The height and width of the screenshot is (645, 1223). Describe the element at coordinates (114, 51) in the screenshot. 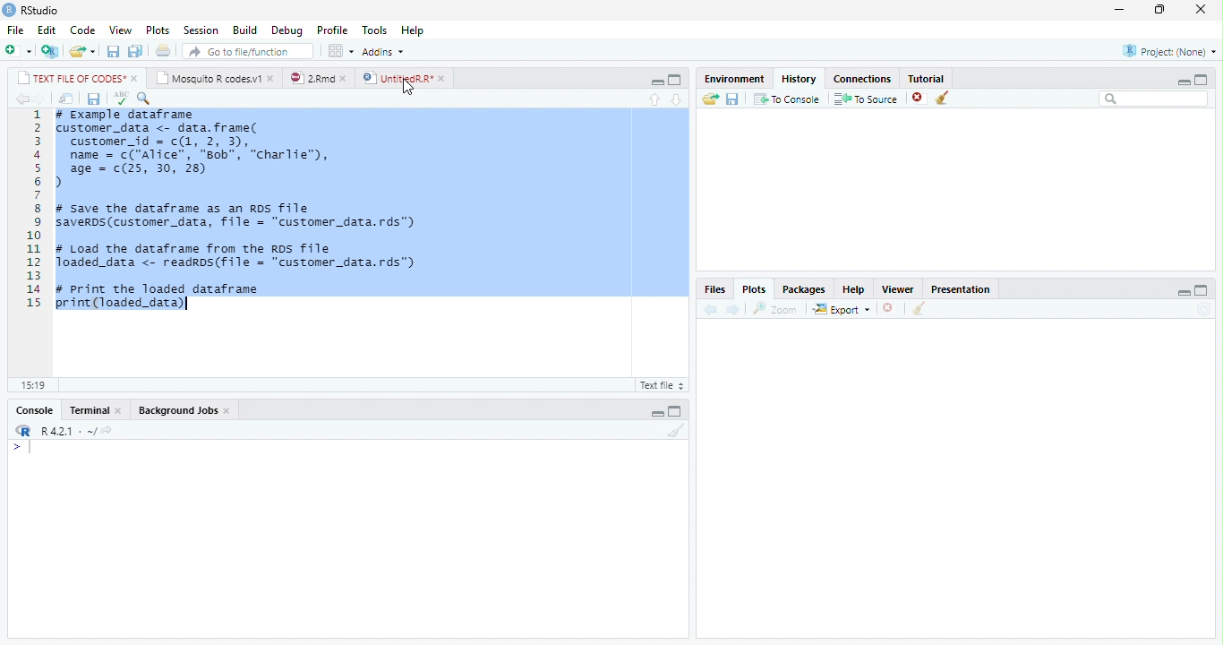

I see `save` at that location.